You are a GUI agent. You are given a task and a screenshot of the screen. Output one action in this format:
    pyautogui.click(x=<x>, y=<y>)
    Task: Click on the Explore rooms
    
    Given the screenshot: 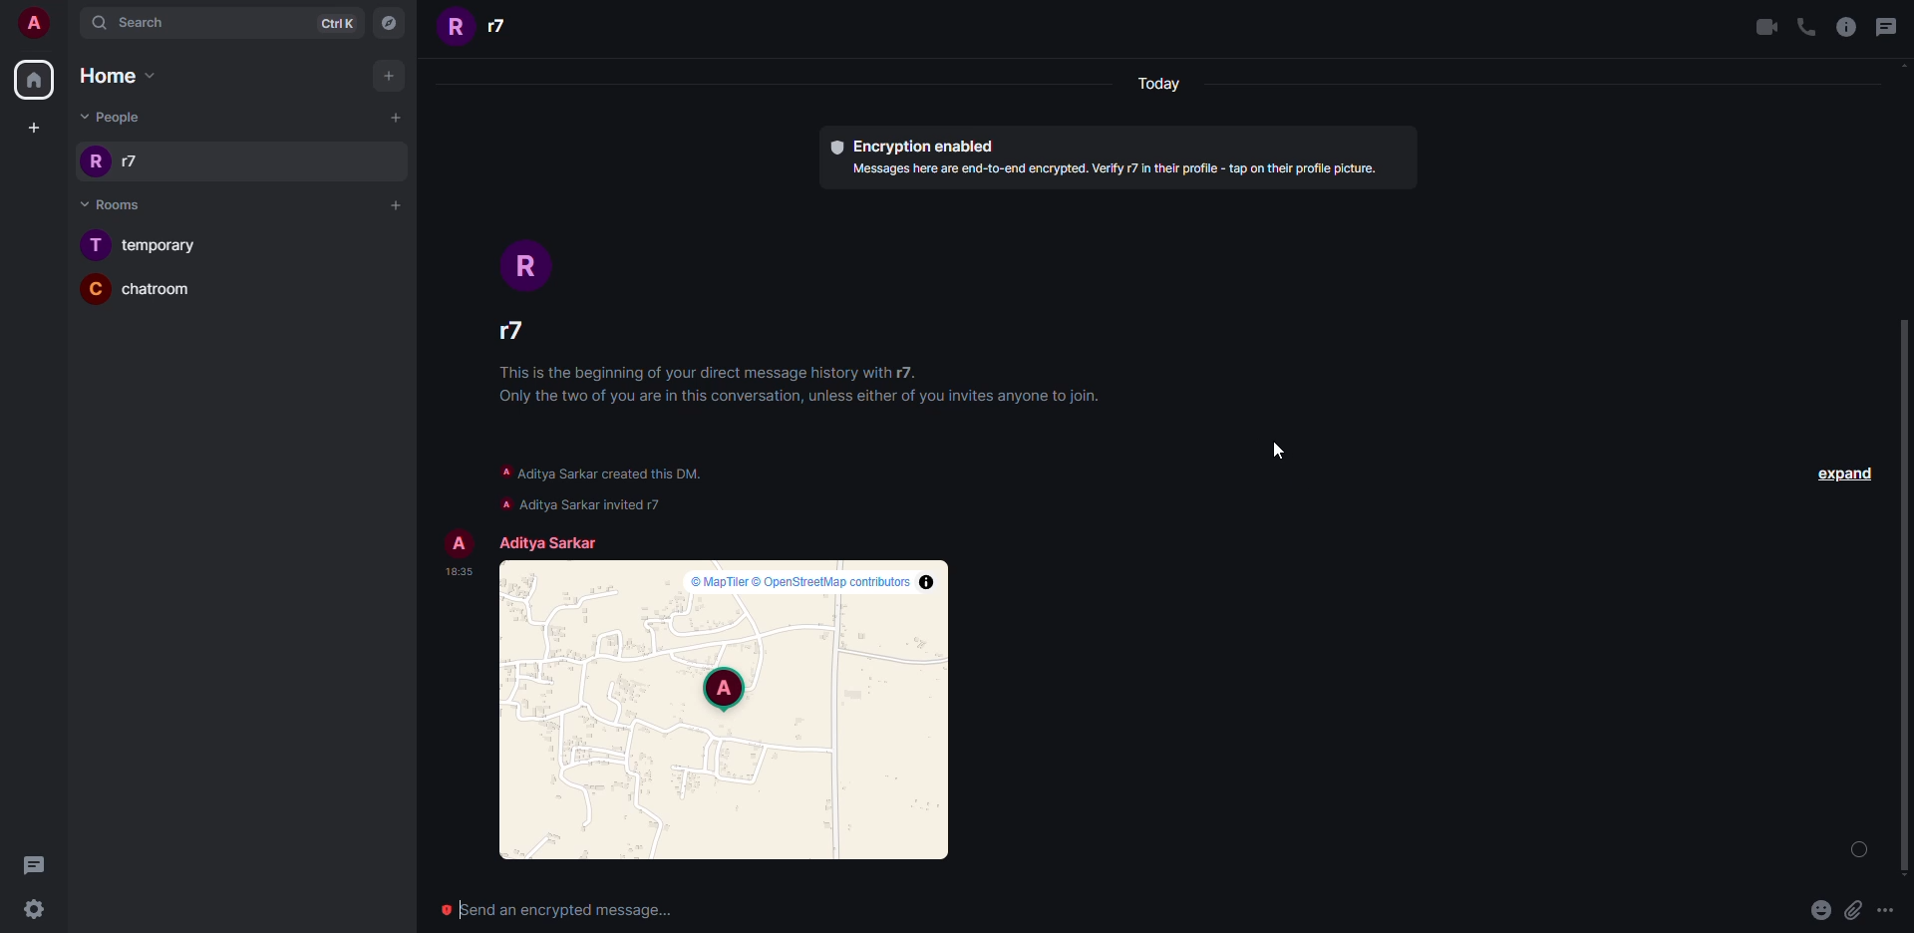 What is the action you would take?
    pyautogui.click(x=392, y=25)
    